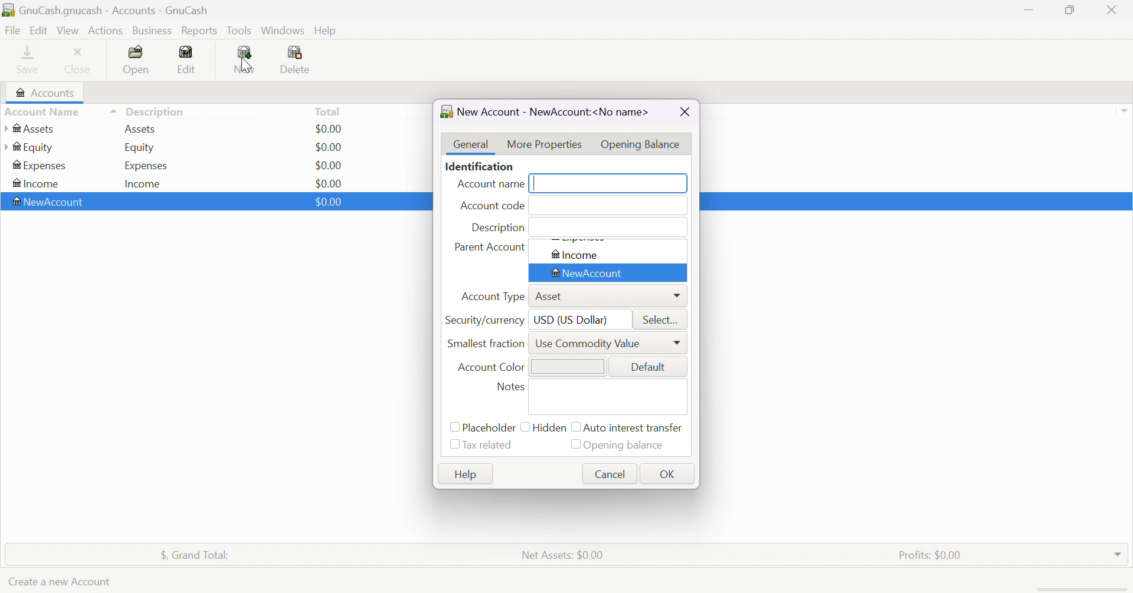 This screenshot has width=1133, height=593. Describe the element at coordinates (247, 61) in the screenshot. I see `New` at that location.